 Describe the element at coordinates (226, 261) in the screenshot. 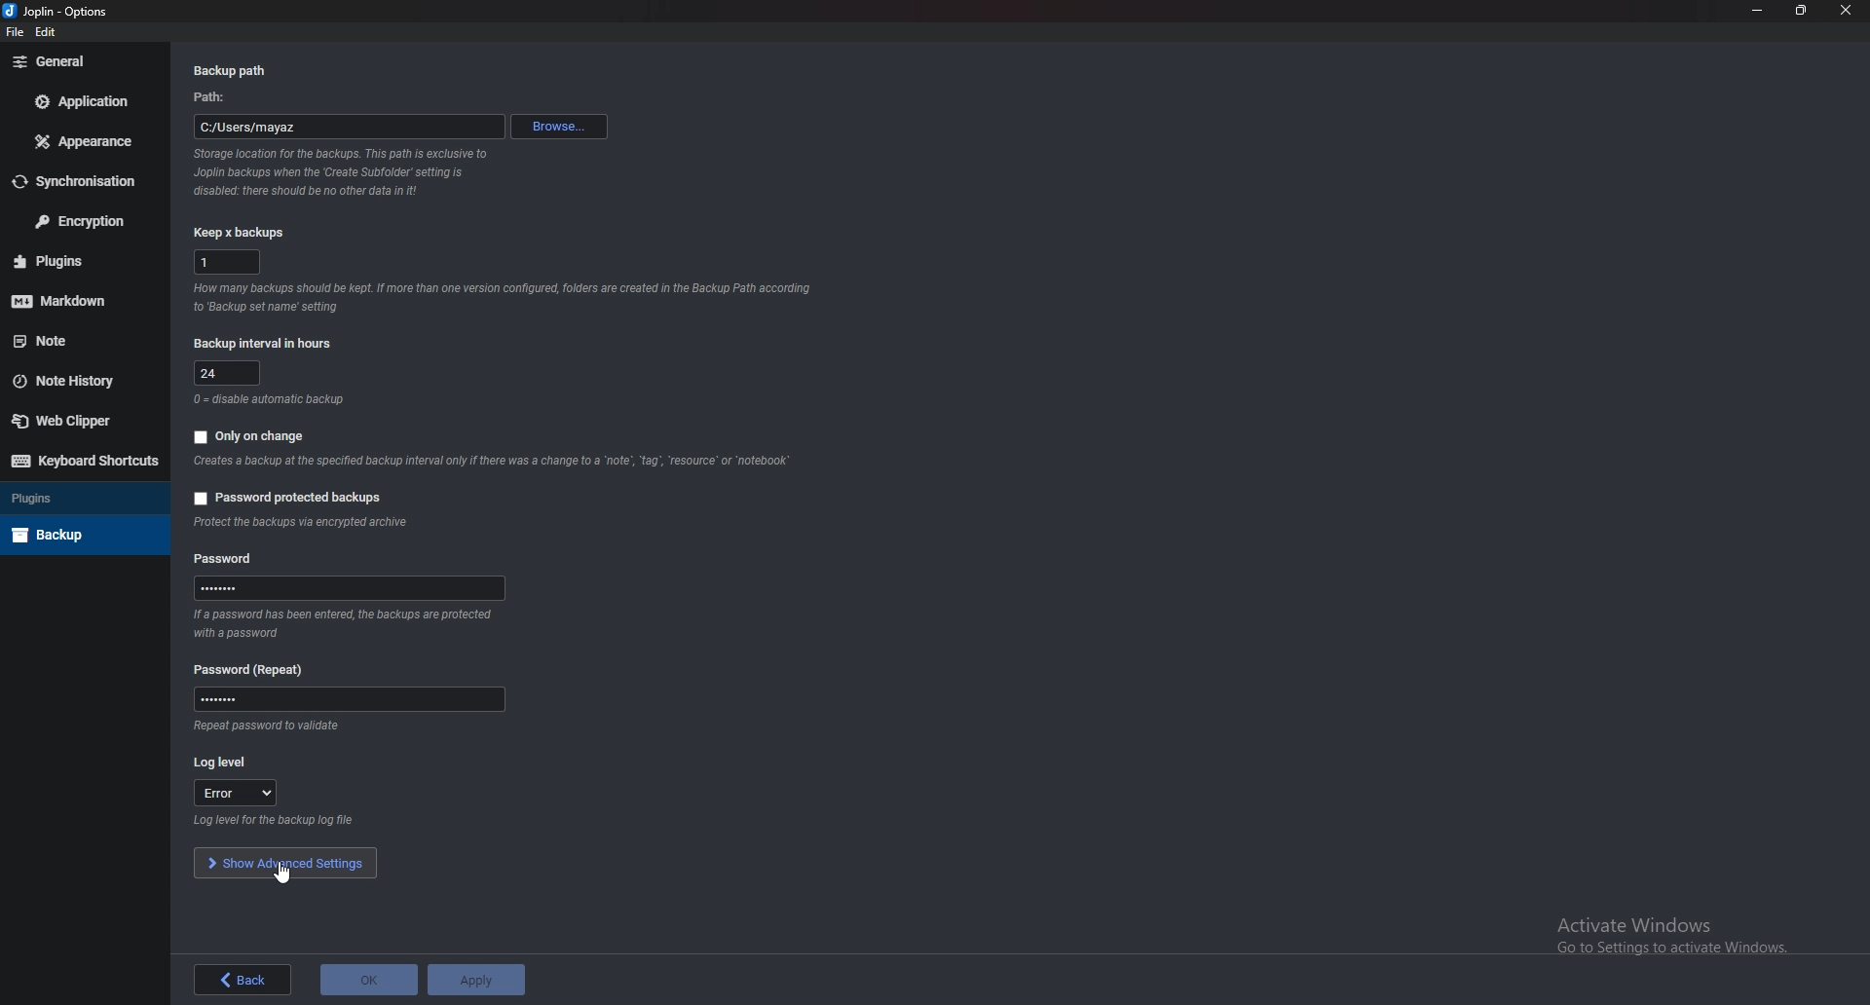

I see `1` at that location.